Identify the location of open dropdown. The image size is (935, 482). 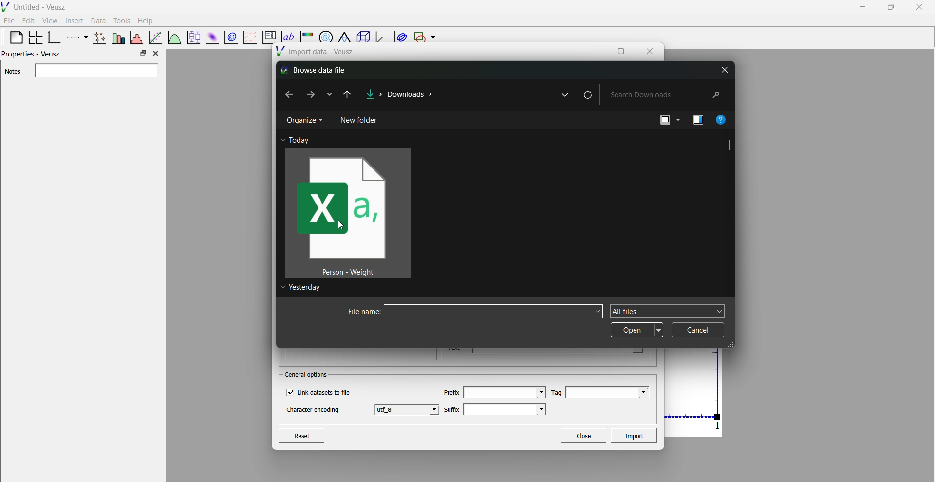
(636, 329).